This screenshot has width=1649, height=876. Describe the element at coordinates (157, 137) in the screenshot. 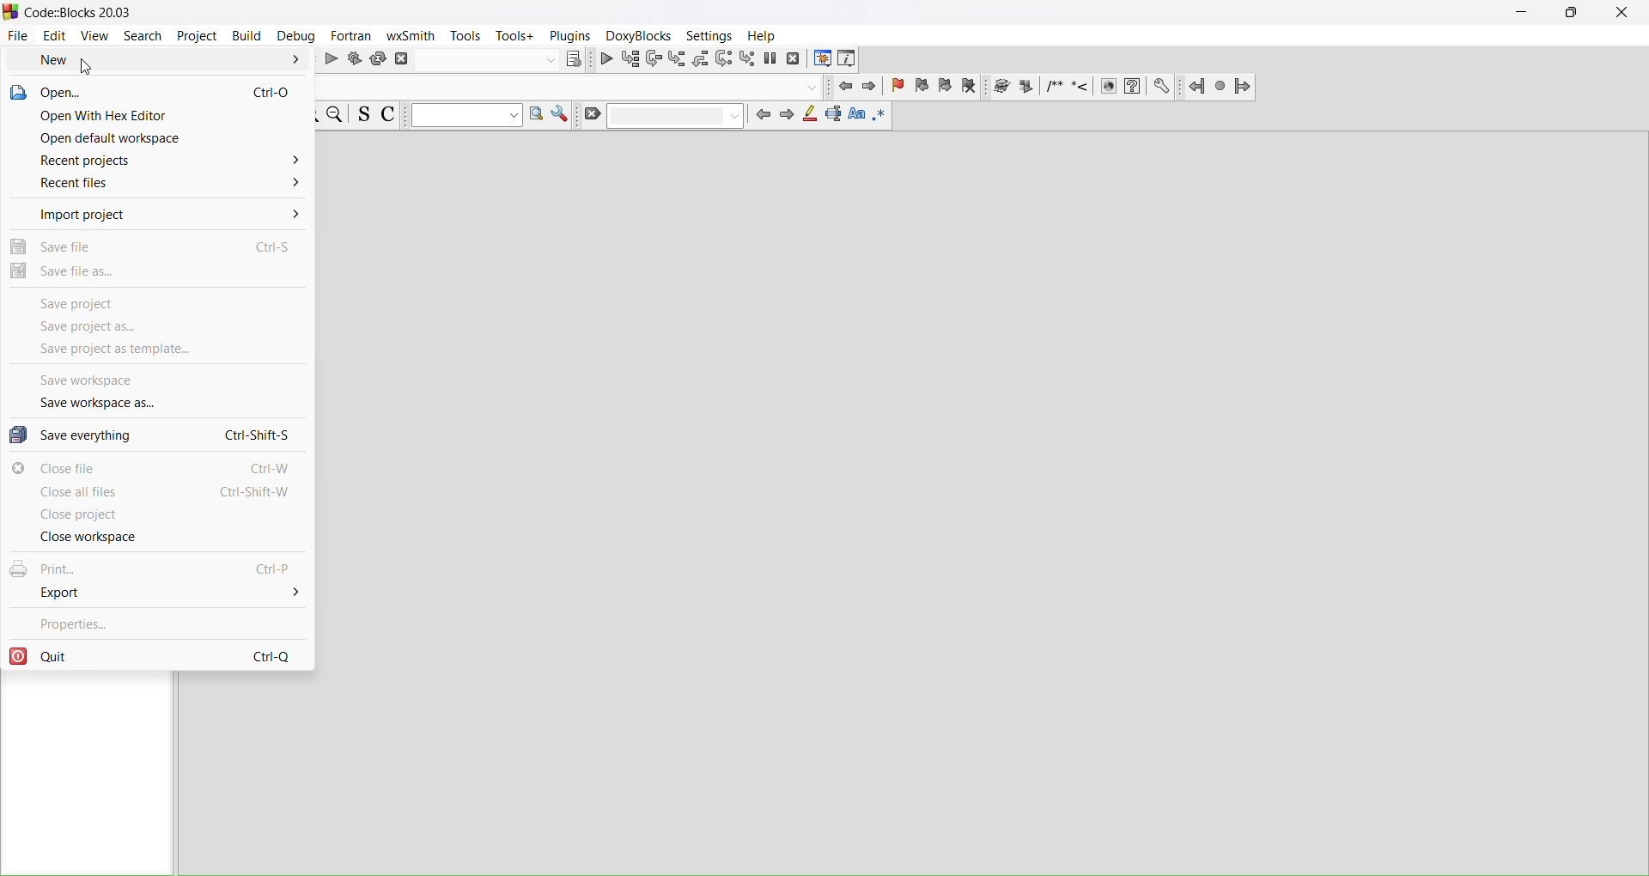

I see `open default workspace` at that location.